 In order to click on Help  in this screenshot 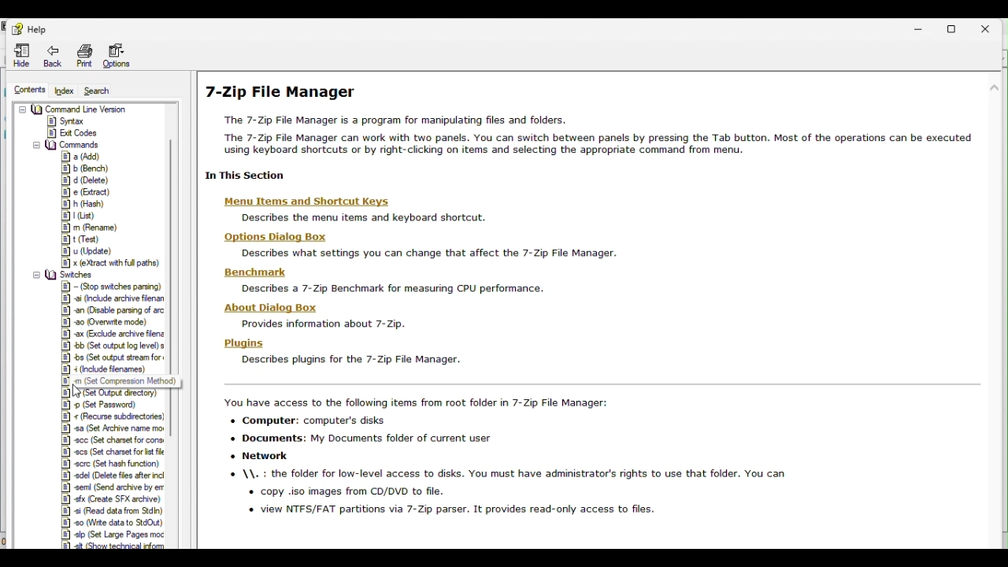, I will do `click(34, 28)`.